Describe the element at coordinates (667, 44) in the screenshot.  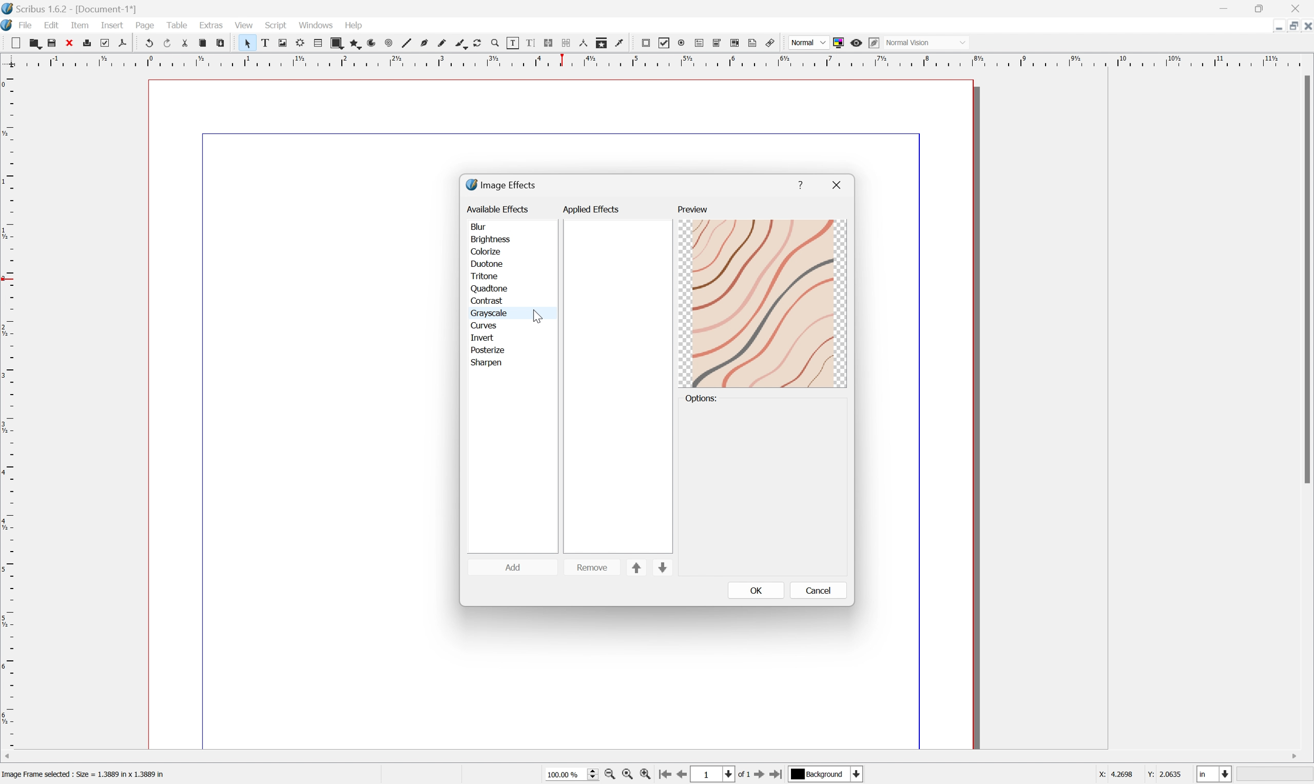
I see `PDF check box` at that location.